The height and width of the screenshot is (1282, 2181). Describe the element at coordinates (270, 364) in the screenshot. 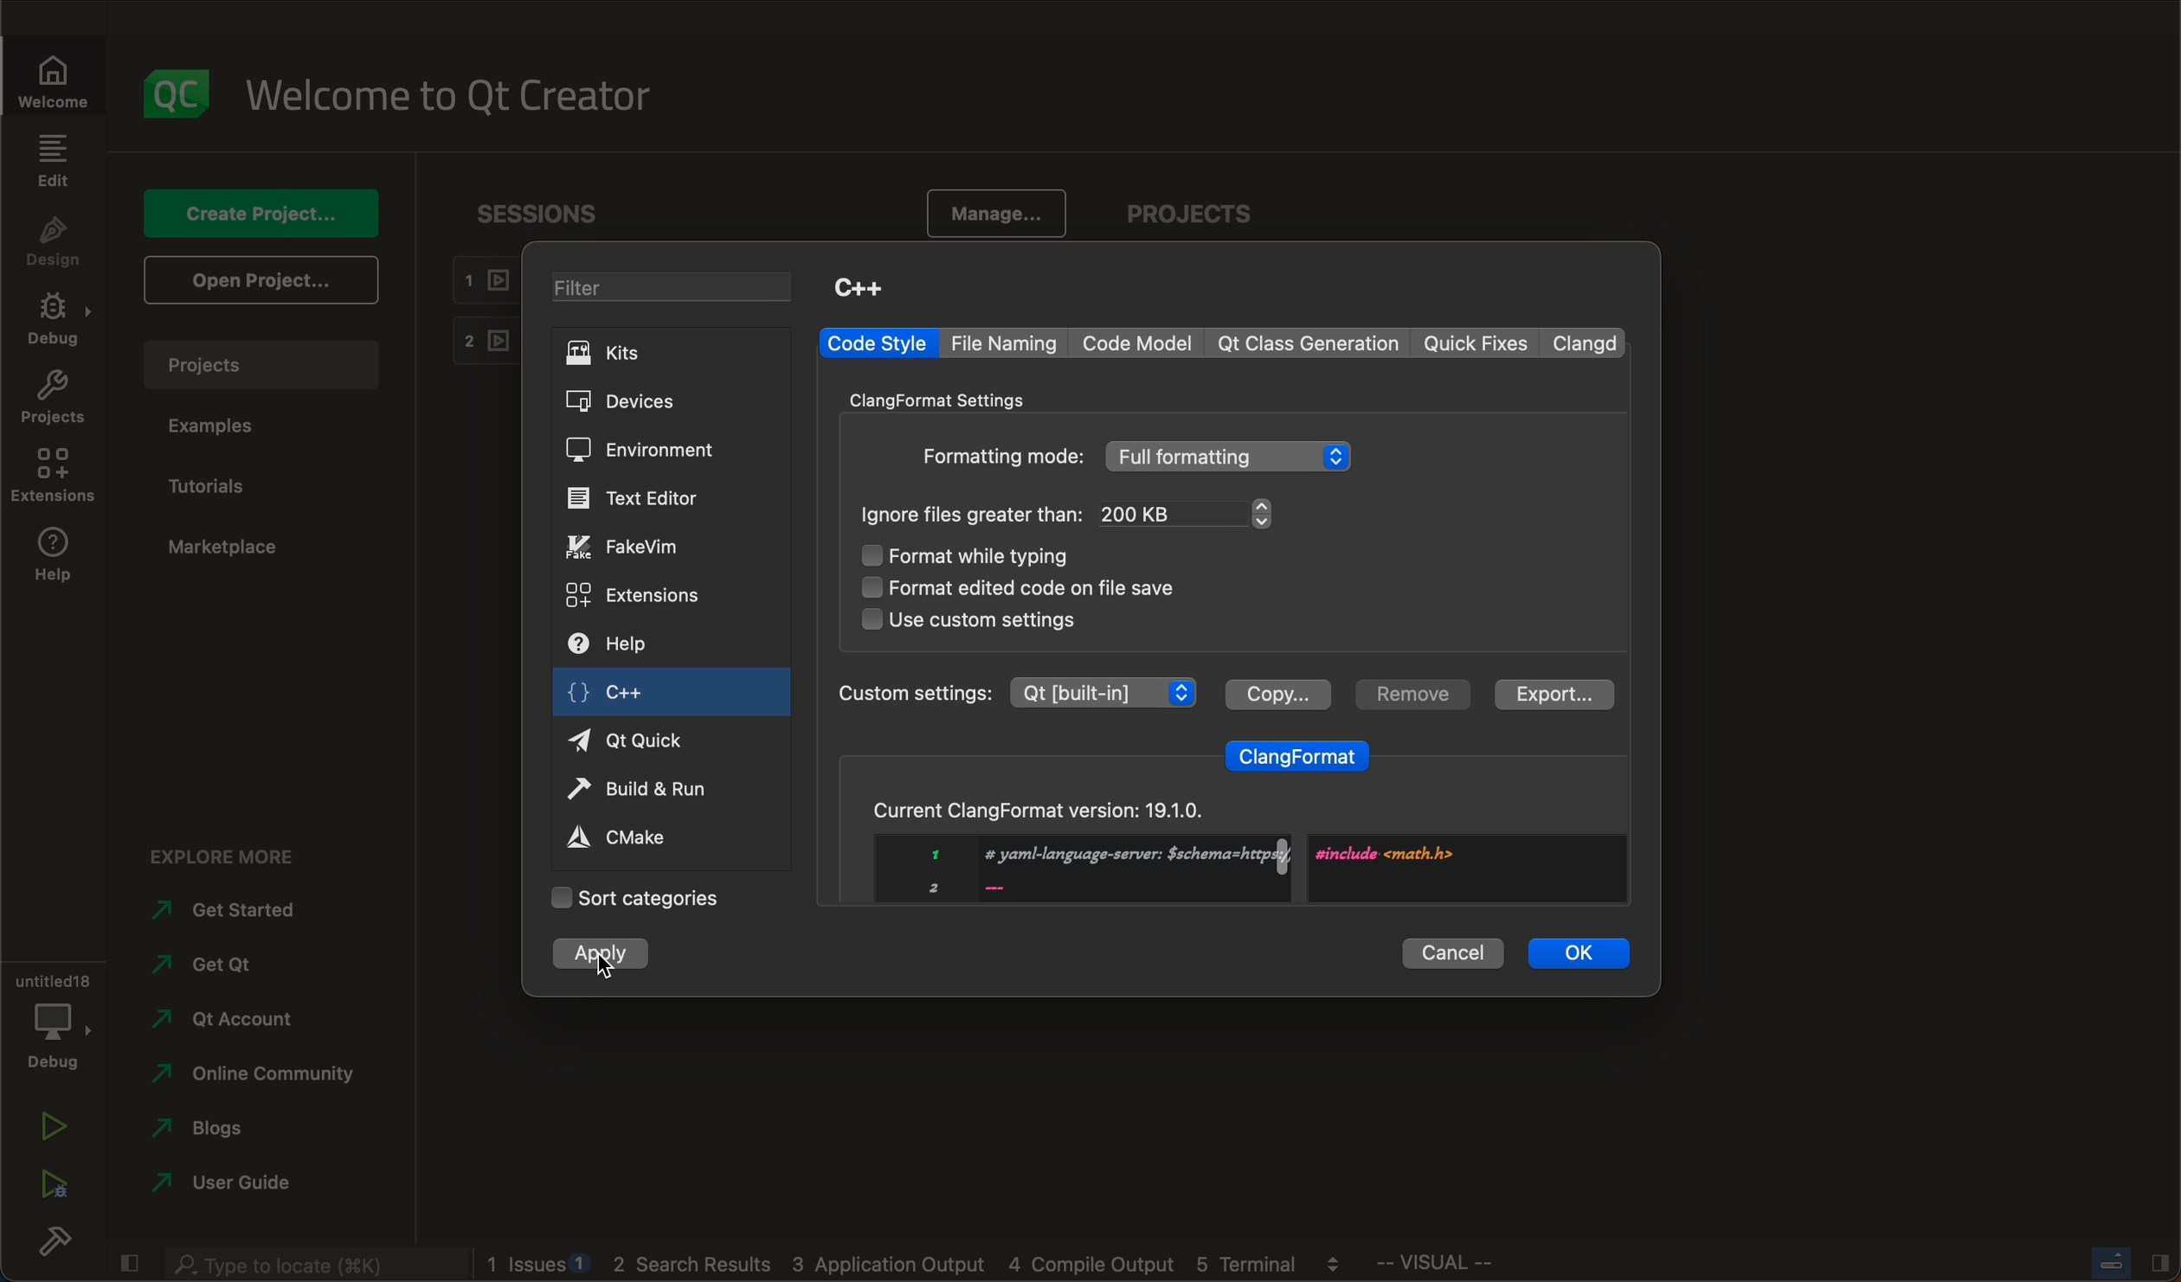

I see `projects` at that location.